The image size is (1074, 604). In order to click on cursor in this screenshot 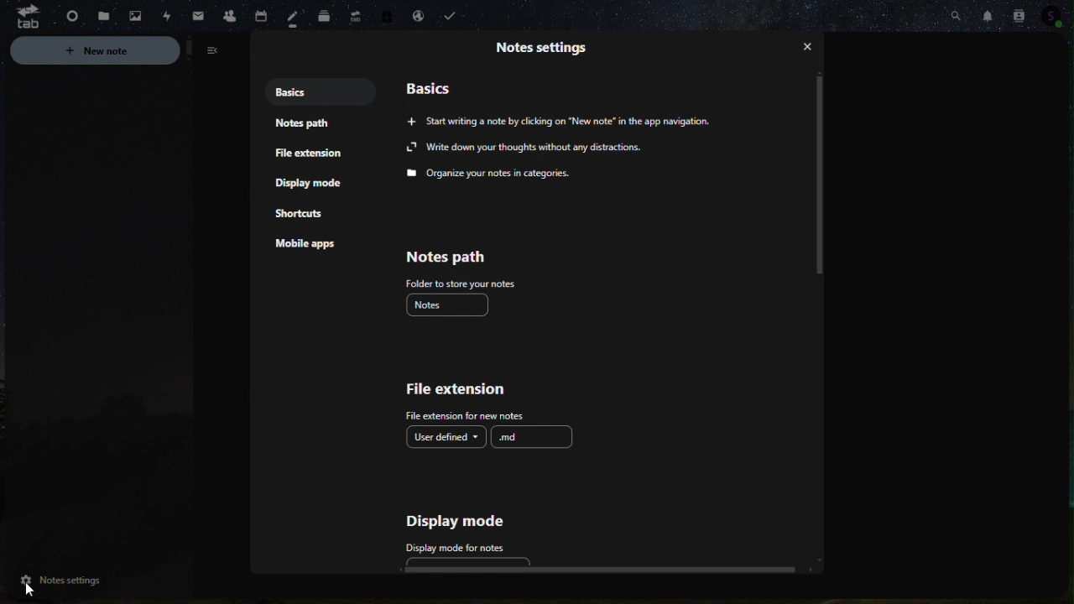, I will do `click(34, 585)`.